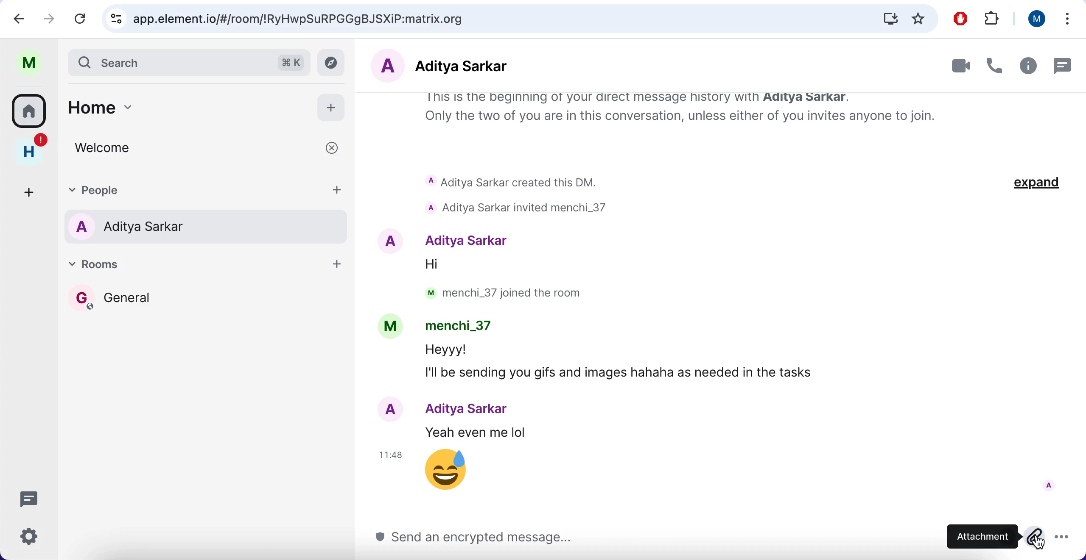 The image size is (1086, 560). I want to click on extensions, so click(992, 18).